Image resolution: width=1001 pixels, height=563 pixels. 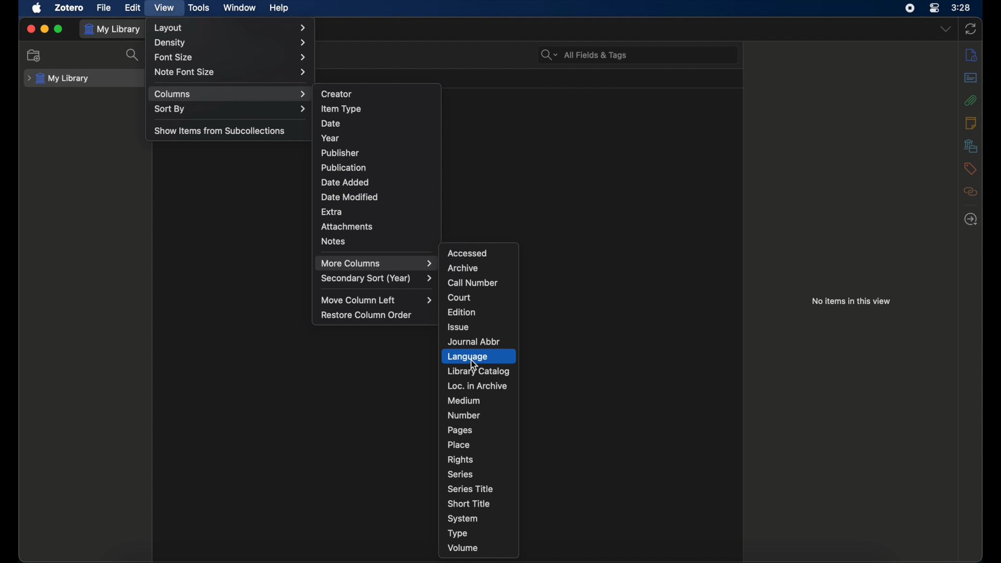 I want to click on restore column order, so click(x=367, y=315).